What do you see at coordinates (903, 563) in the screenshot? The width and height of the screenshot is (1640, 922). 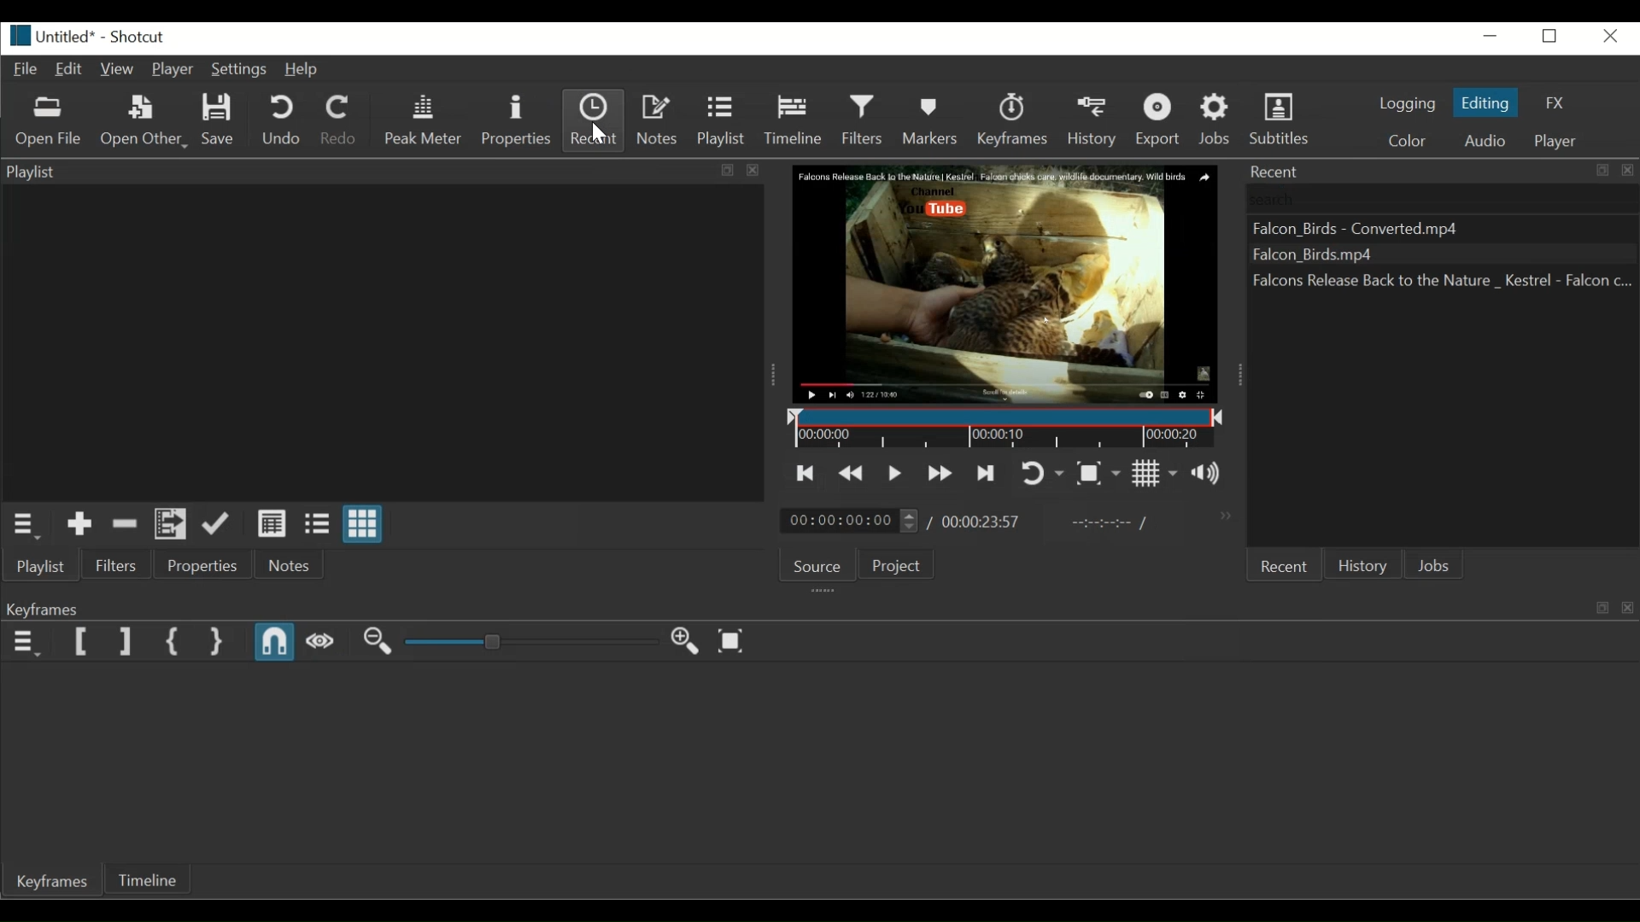 I see `Project` at bounding box center [903, 563].